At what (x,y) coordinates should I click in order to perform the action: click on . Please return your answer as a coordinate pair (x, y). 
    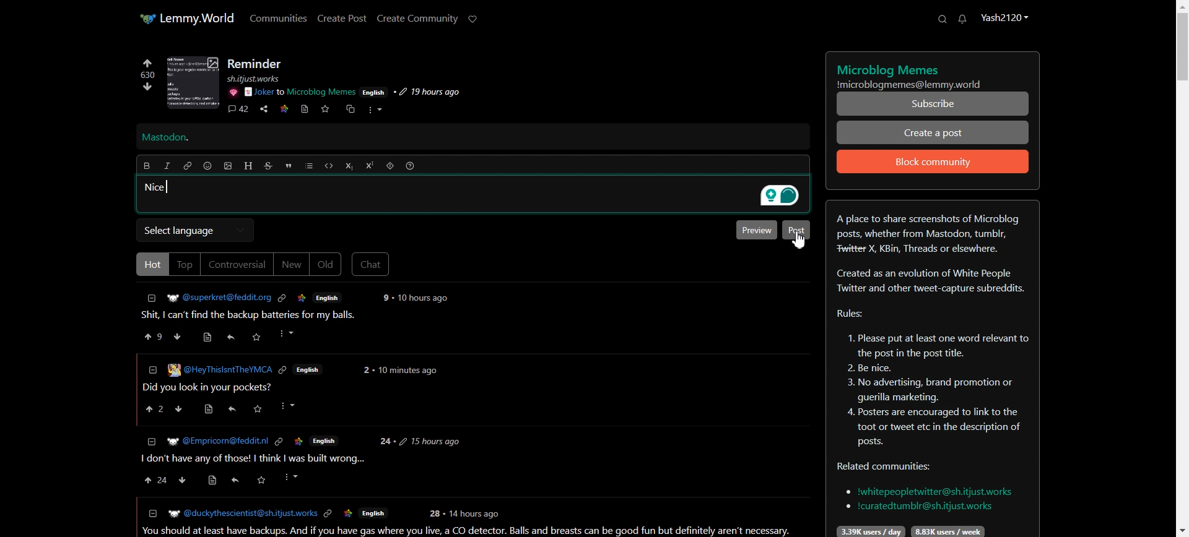
    Looking at the image, I should click on (348, 514).